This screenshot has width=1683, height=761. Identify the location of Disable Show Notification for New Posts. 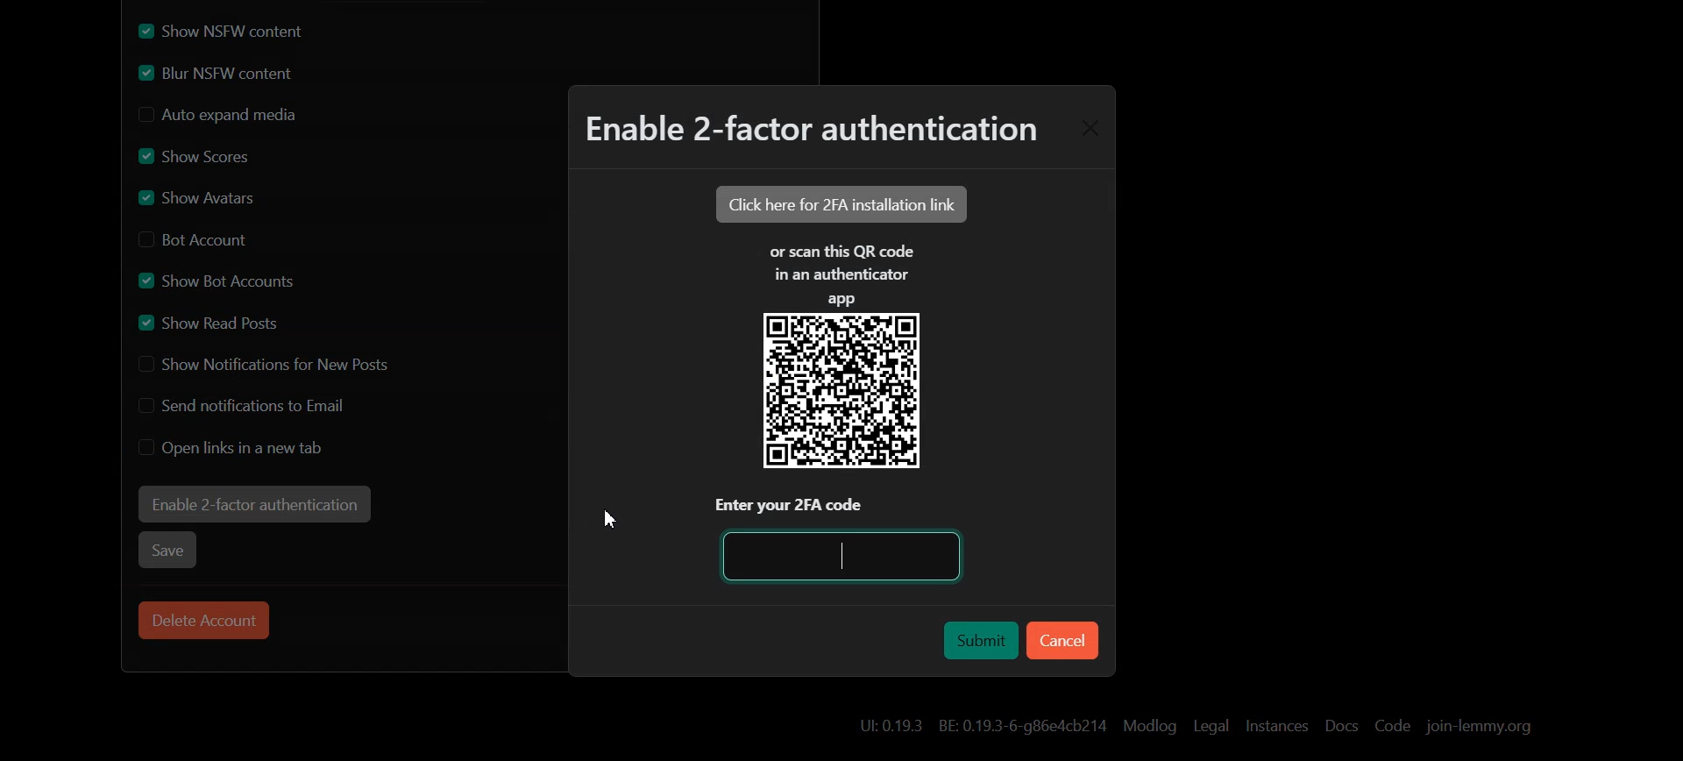
(266, 365).